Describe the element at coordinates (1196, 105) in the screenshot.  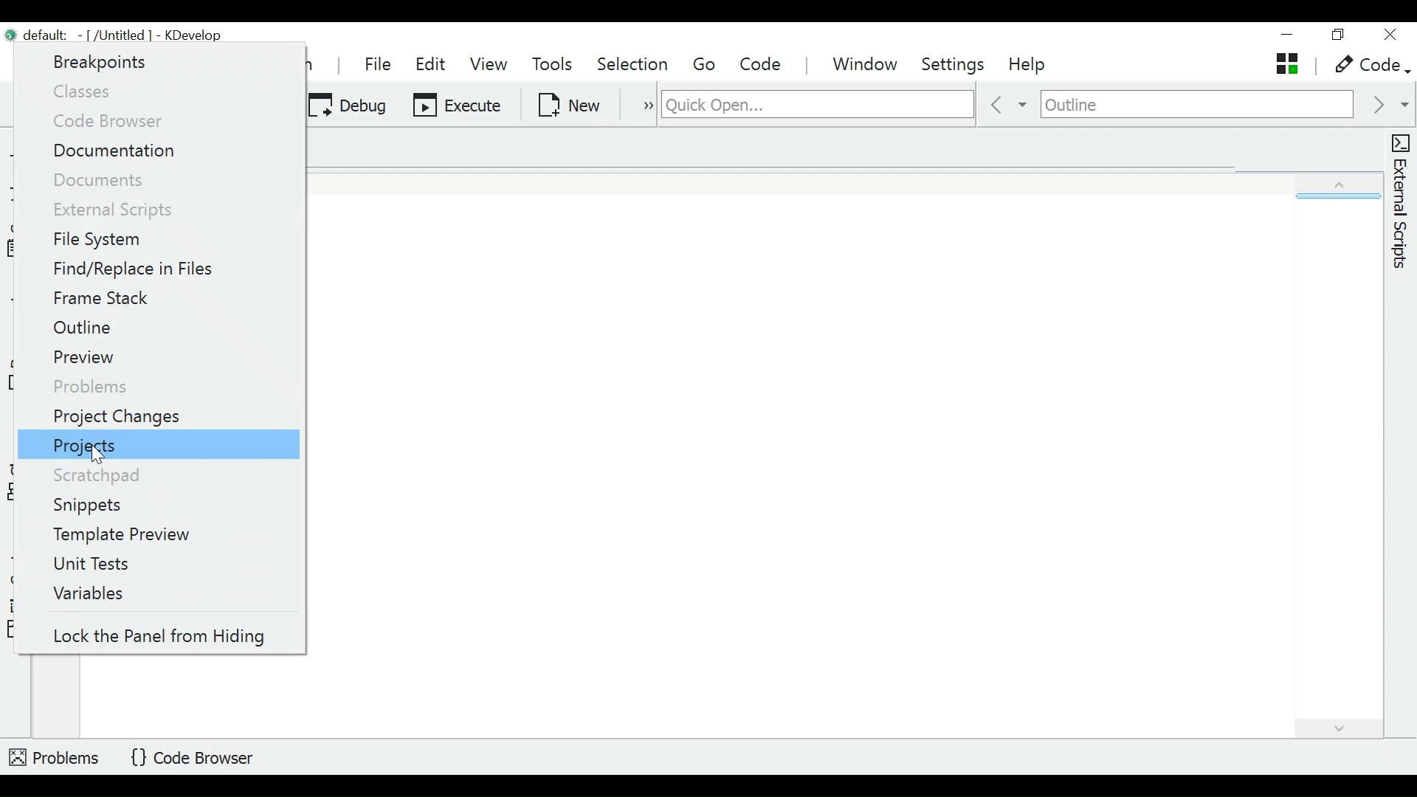
I see `Navigate outline of an active document` at that location.